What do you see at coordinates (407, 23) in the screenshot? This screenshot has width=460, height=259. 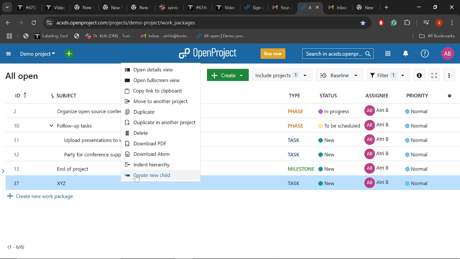 I see `extensions` at bounding box center [407, 23].